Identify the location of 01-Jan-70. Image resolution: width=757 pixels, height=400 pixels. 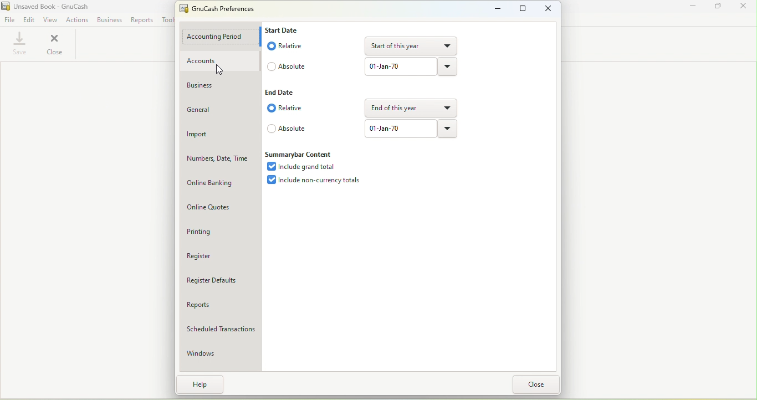
(398, 128).